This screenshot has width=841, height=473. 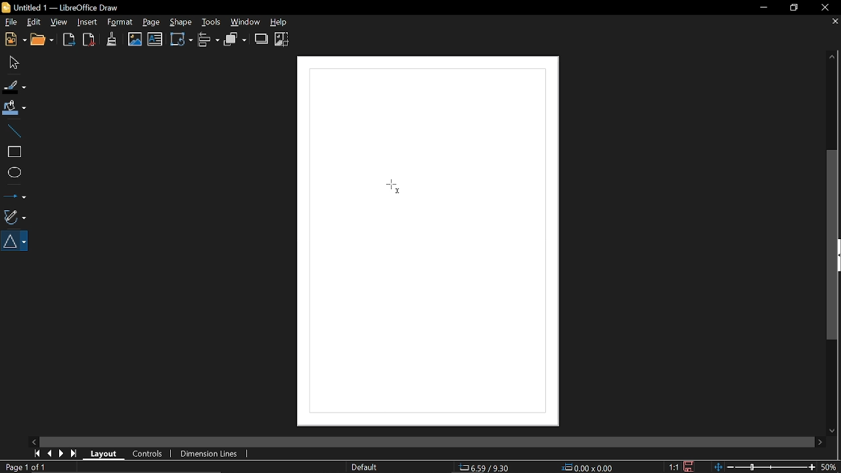 I want to click on Insert, so click(x=87, y=22).